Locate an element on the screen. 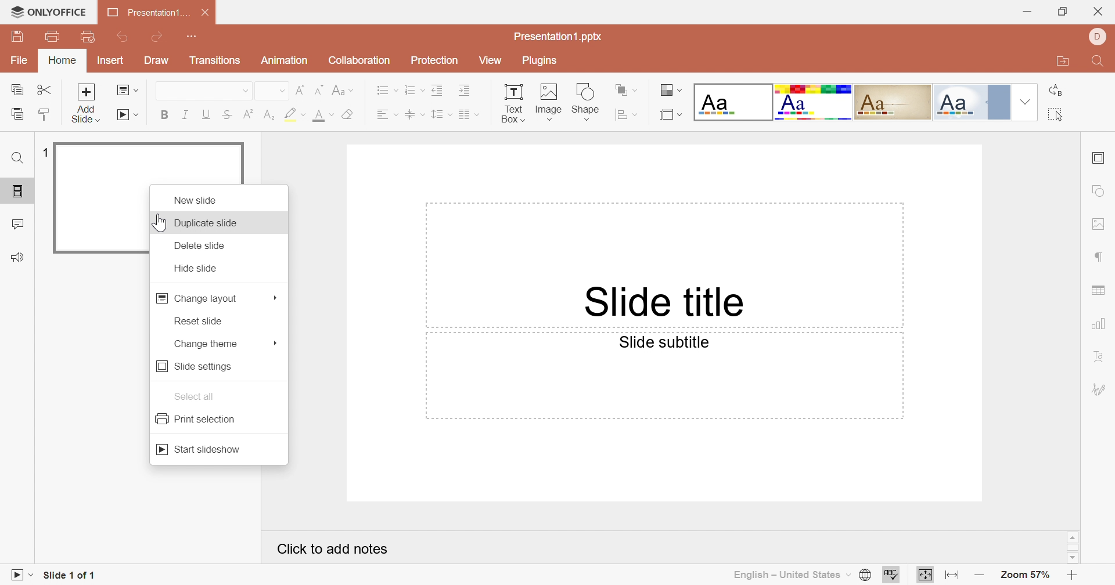 The height and width of the screenshot is (585, 1115). Copy is located at coordinates (16, 89).